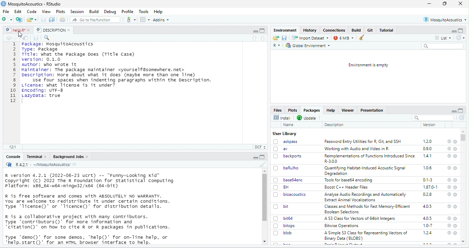 The height and width of the screenshot is (248, 469). What do you see at coordinates (456, 219) in the screenshot?
I see `close` at bounding box center [456, 219].